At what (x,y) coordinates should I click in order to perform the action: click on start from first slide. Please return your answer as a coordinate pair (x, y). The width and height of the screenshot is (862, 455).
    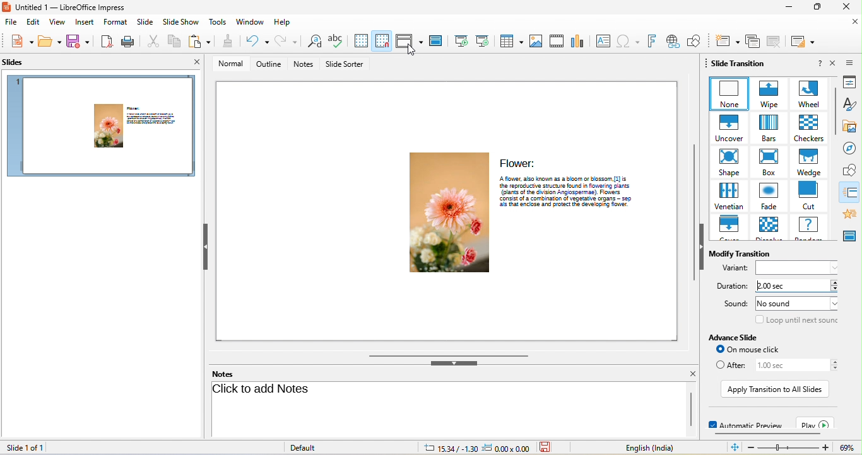
    Looking at the image, I should click on (461, 41).